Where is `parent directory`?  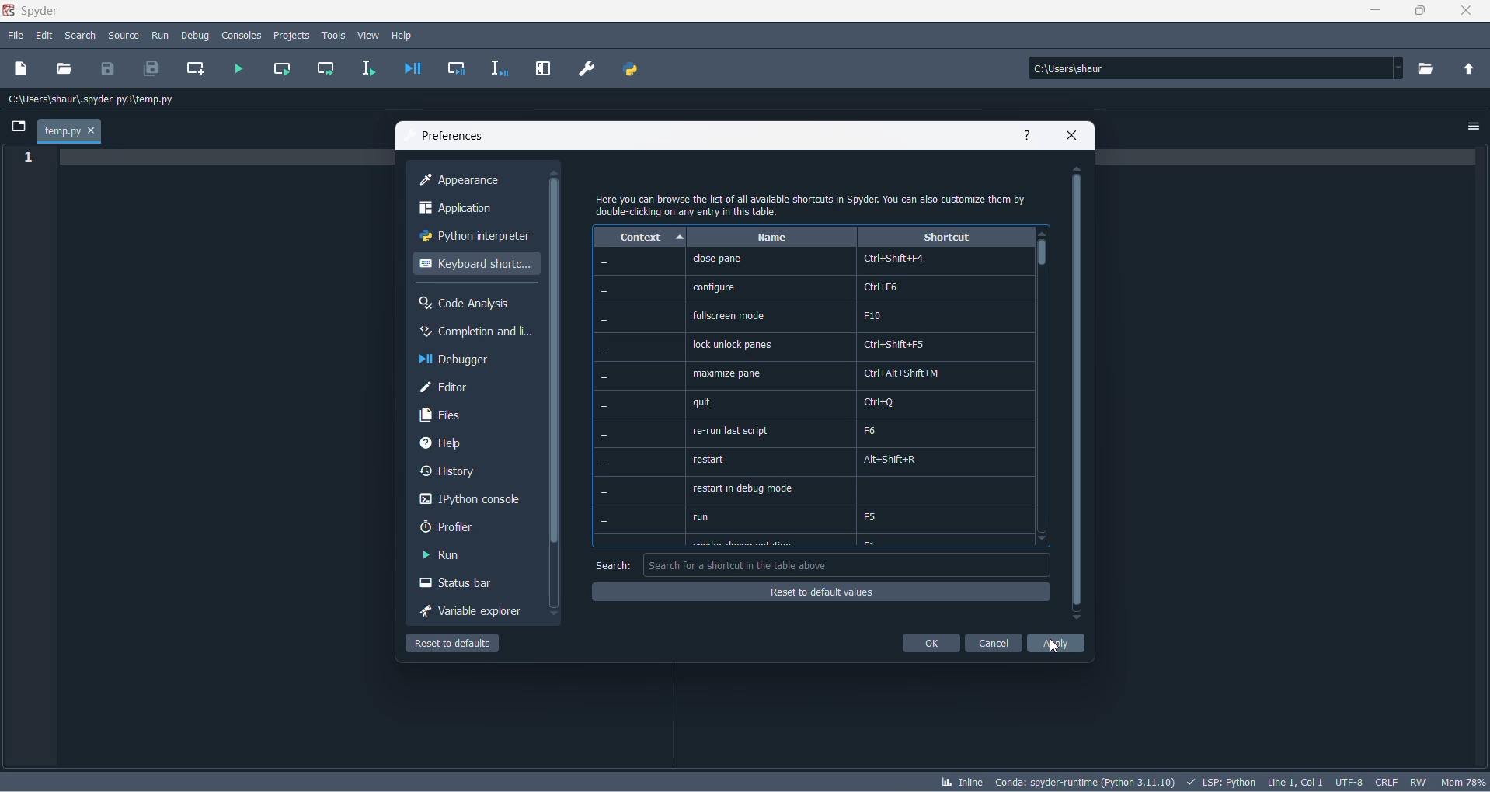
parent directory is located at coordinates (1473, 71).